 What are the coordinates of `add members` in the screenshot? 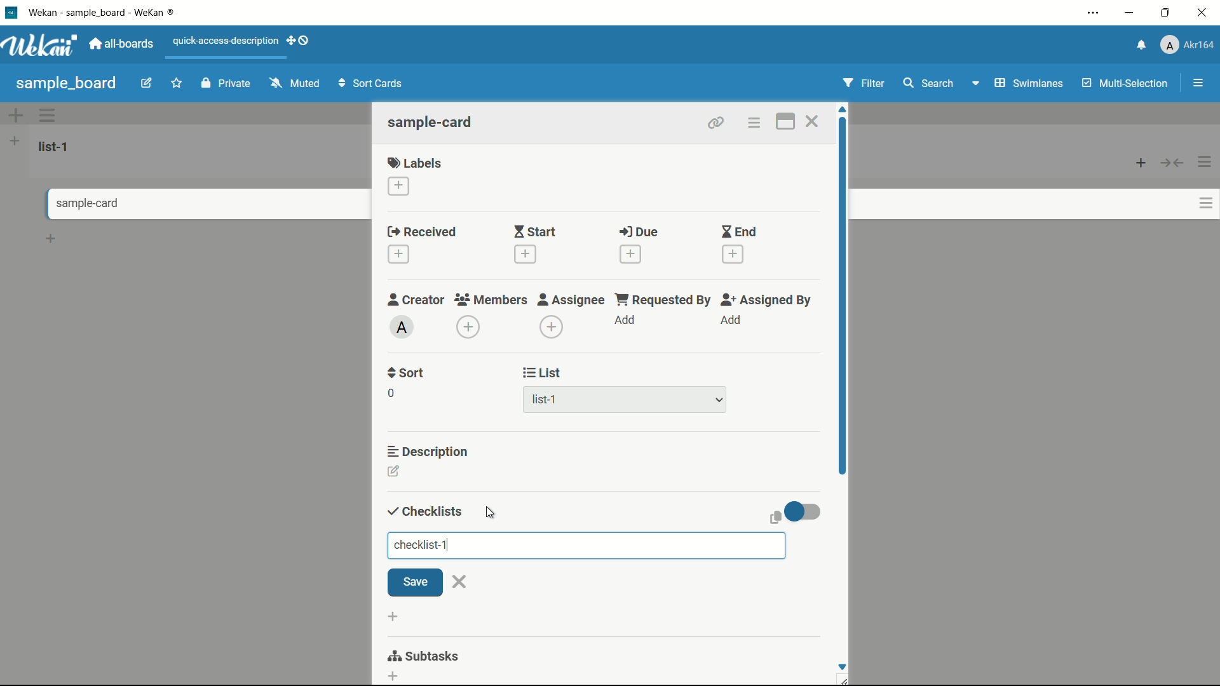 It's located at (470, 328).